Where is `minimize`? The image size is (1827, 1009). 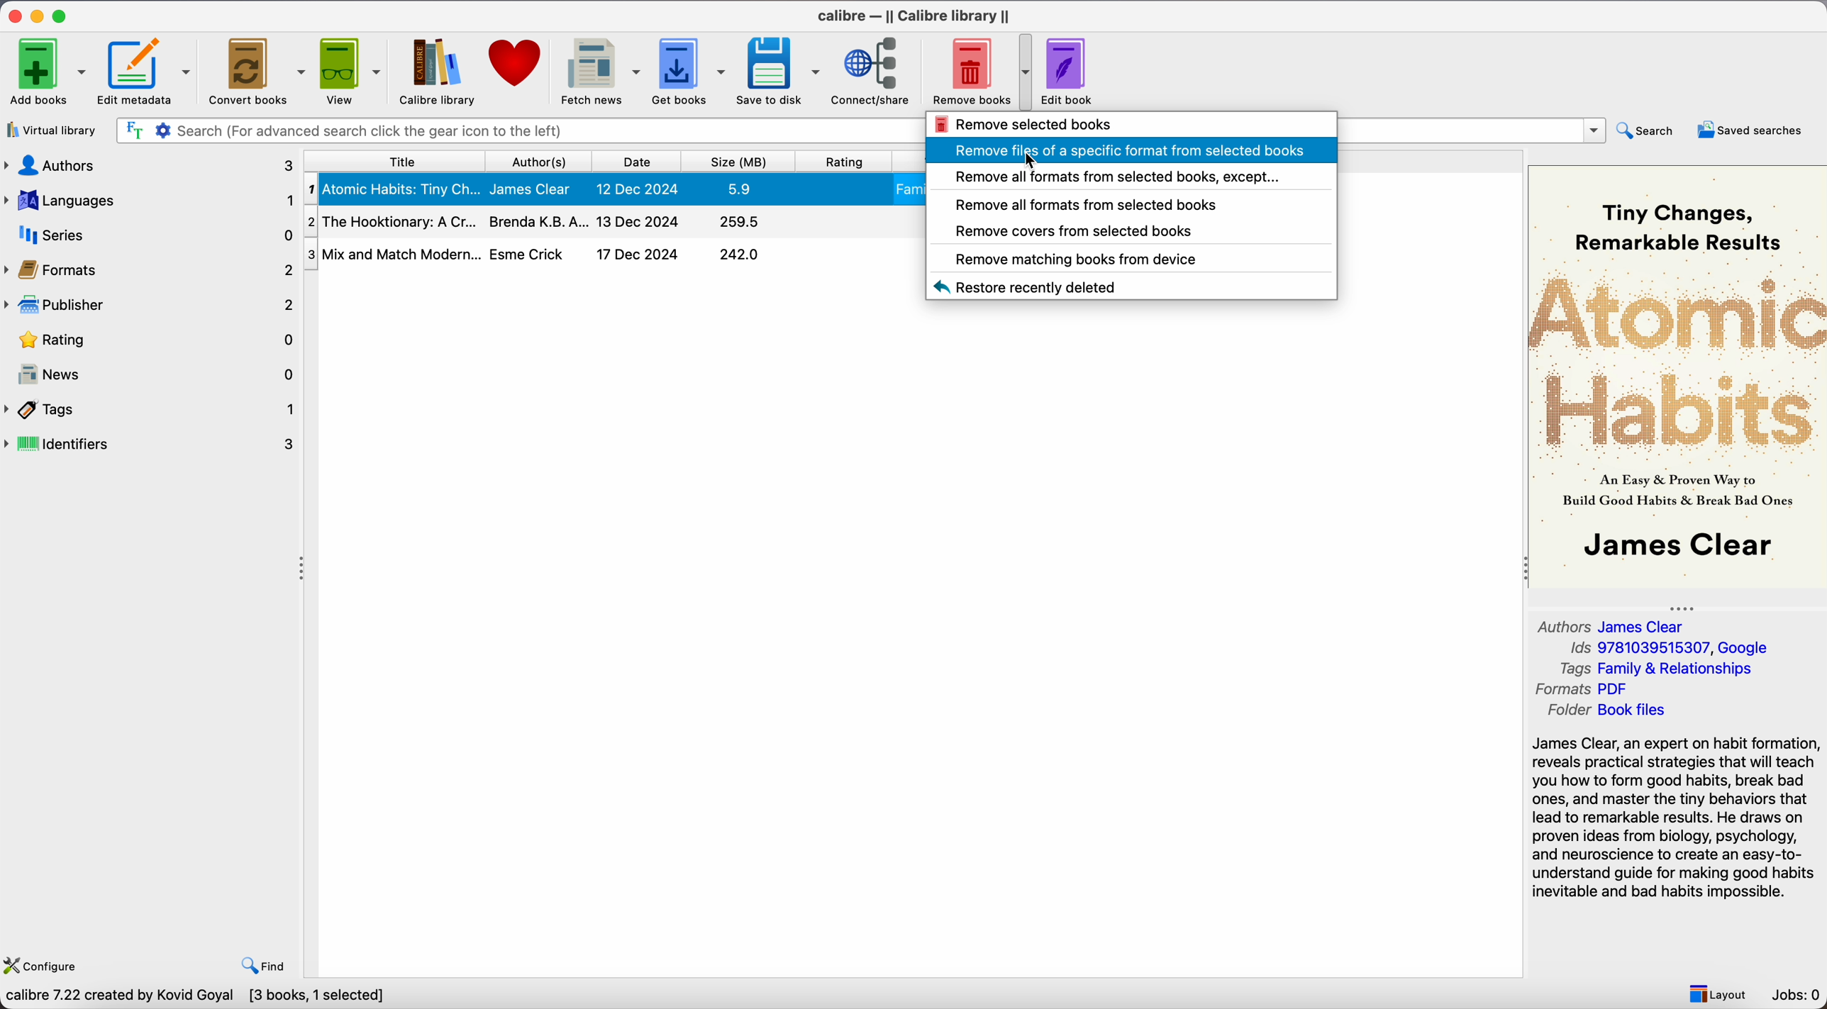
minimize is located at coordinates (40, 17).